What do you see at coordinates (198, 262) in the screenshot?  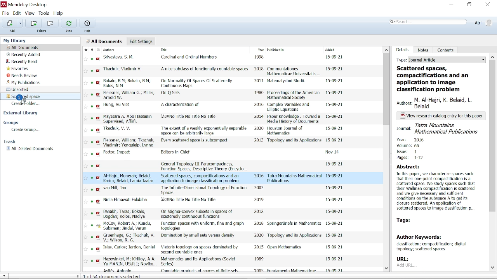 I see `title` at bounding box center [198, 262].